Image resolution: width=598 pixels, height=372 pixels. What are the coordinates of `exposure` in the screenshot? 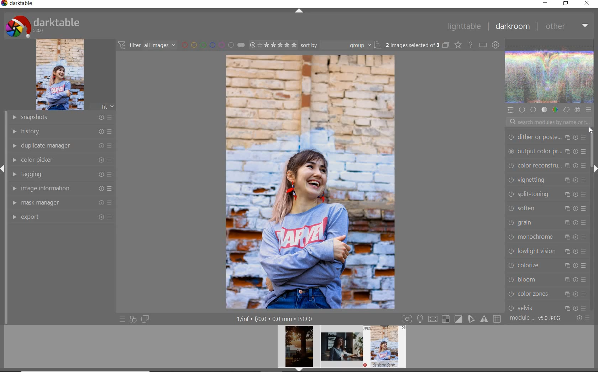 It's located at (547, 179).